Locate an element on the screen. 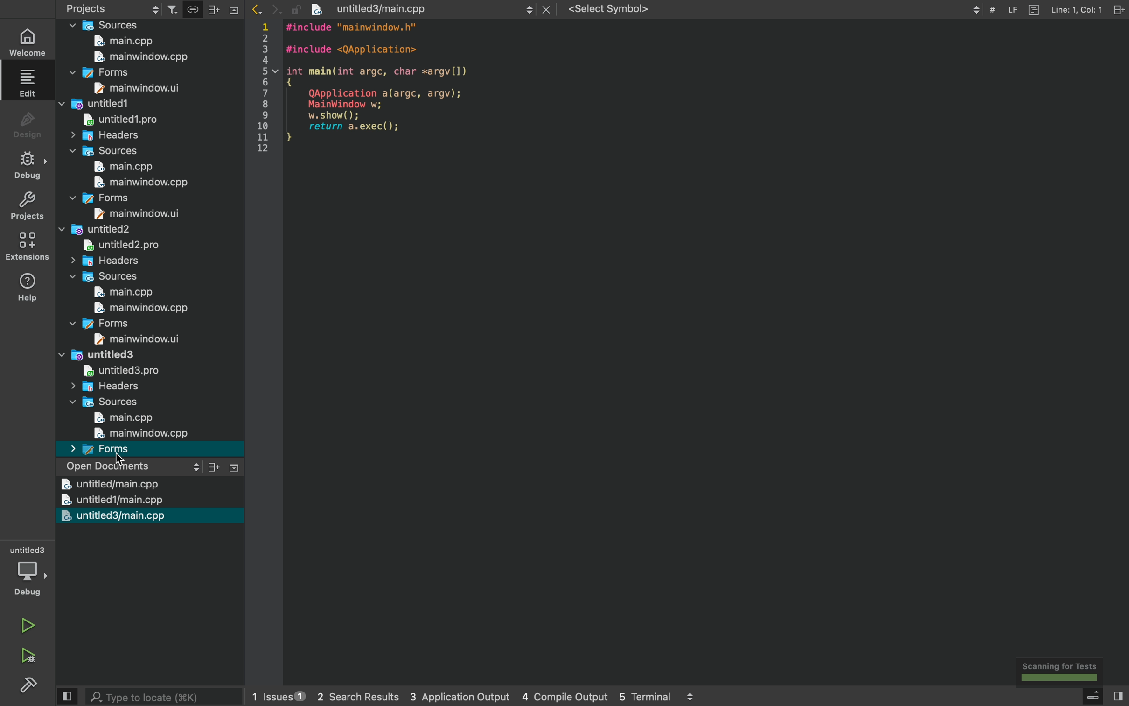 The height and width of the screenshot is (706, 1129). untitled is located at coordinates (118, 120).